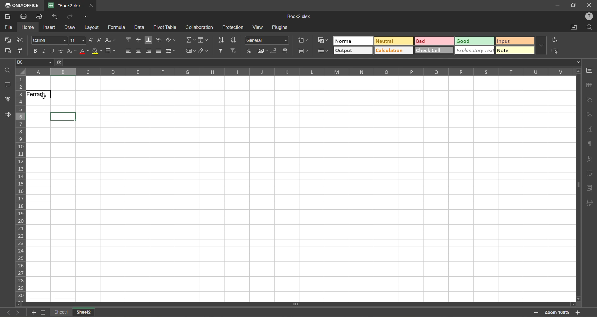 The image size is (597, 317). What do you see at coordinates (590, 86) in the screenshot?
I see `table` at bounding box center [590, 86].